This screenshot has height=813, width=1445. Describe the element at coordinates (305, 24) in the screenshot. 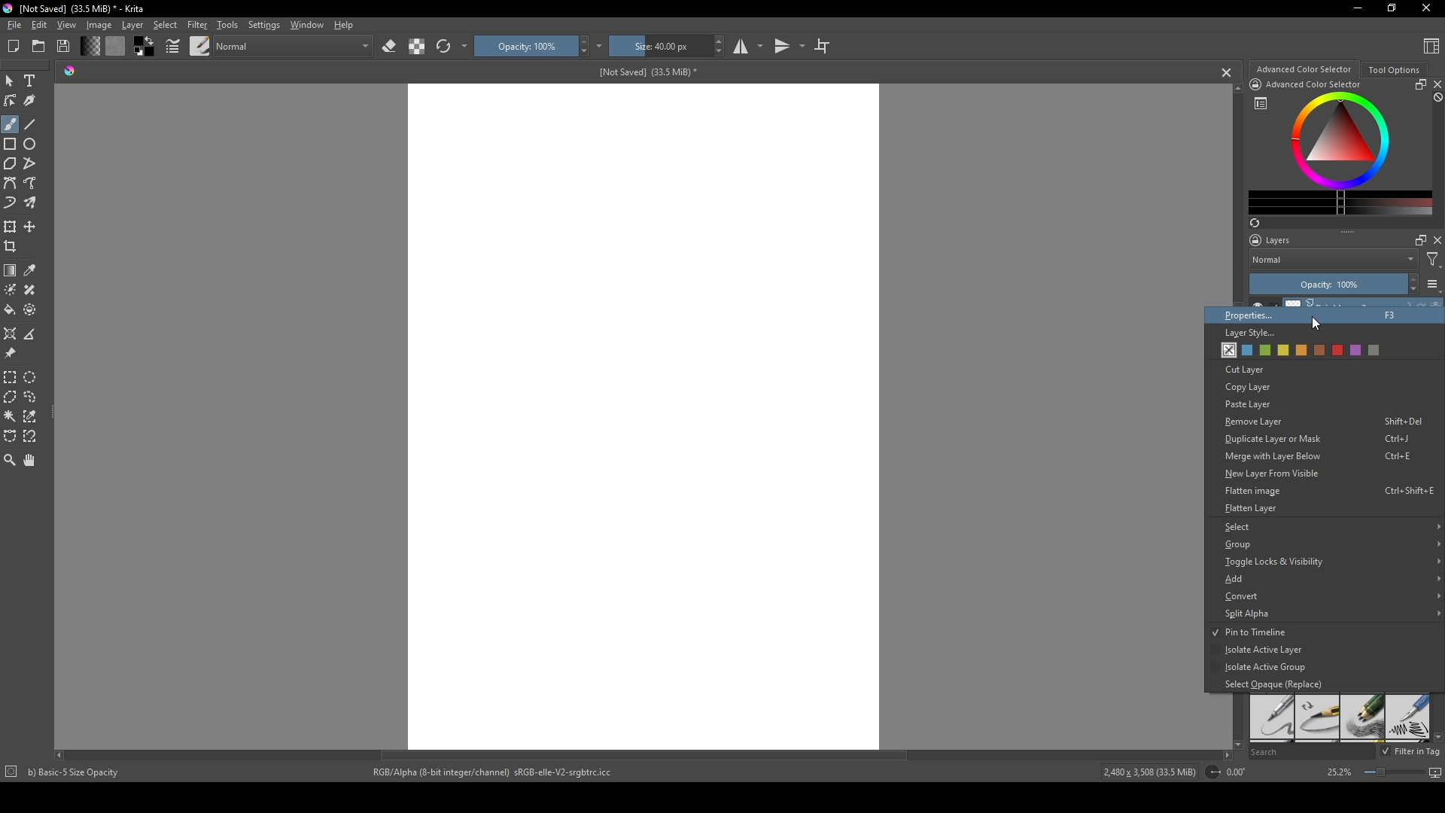

I see `Window` at that location.